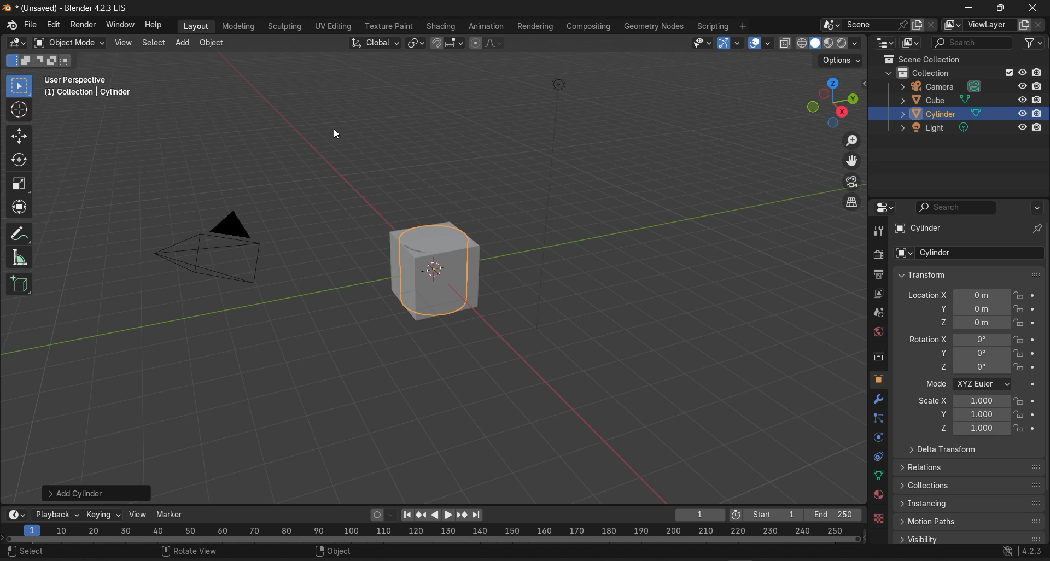  Describe the element at coordinates (388, 25) in the screenshot. I see `texture paint` at that location.